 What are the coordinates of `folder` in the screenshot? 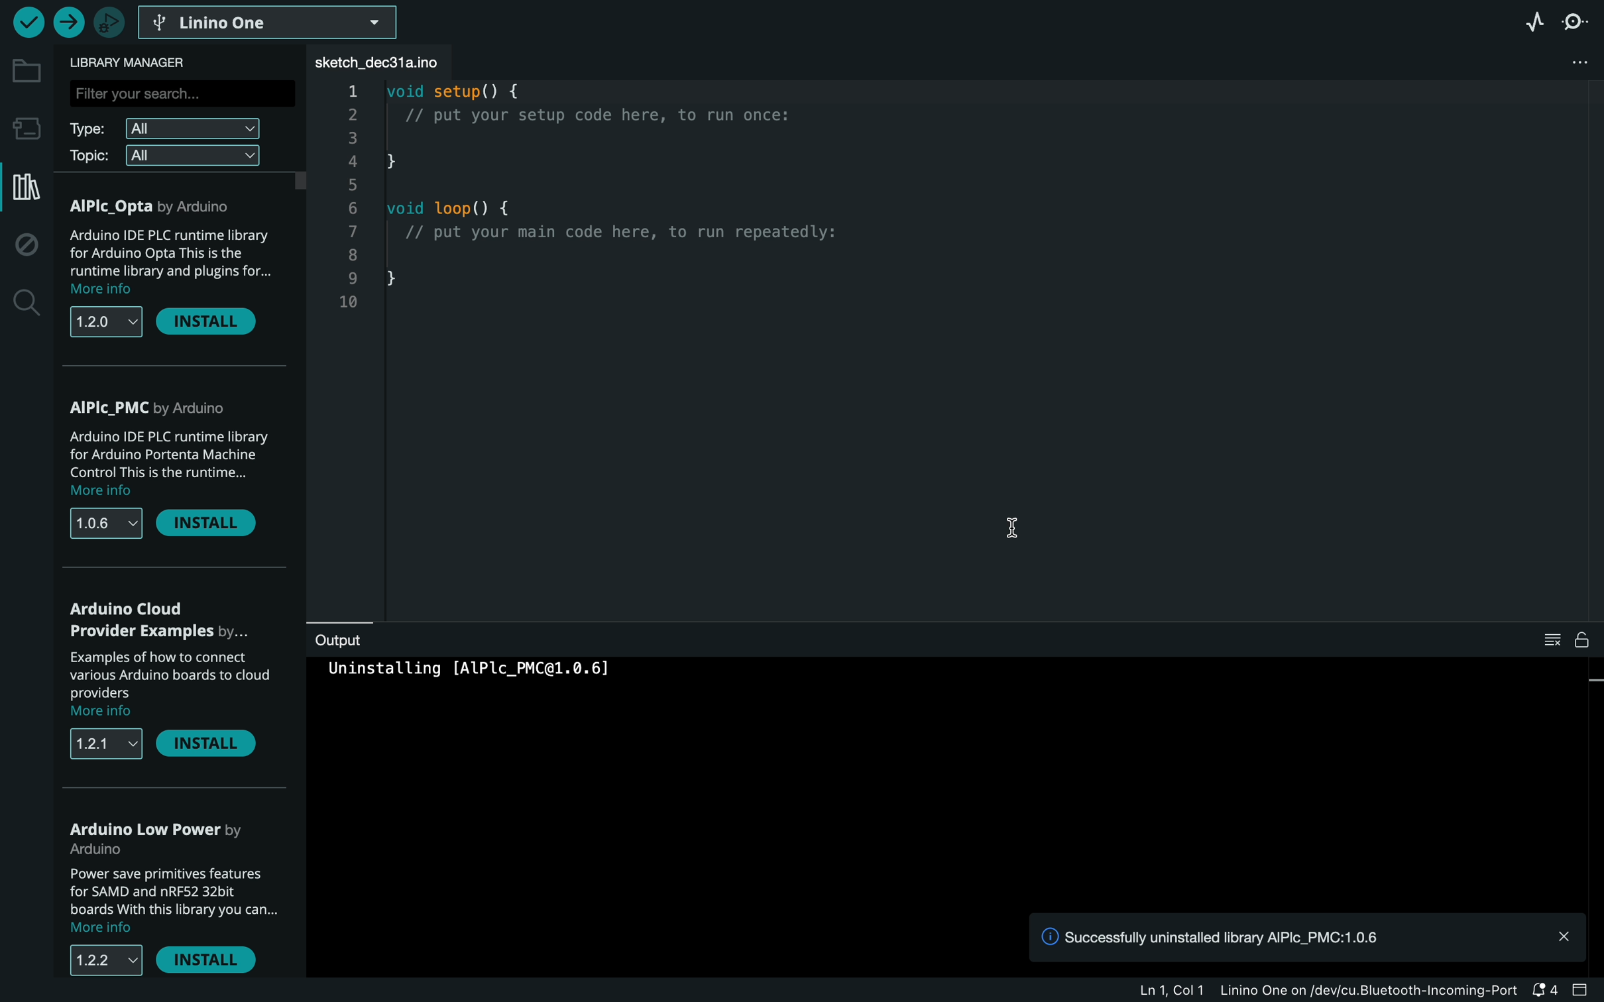 It's located at (25, 70).